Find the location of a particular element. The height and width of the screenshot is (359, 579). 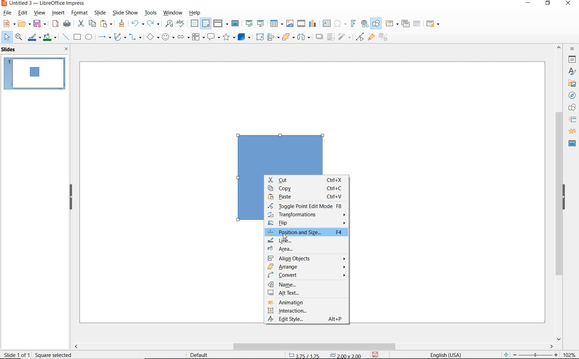

save is located at coordinates (41, 24).